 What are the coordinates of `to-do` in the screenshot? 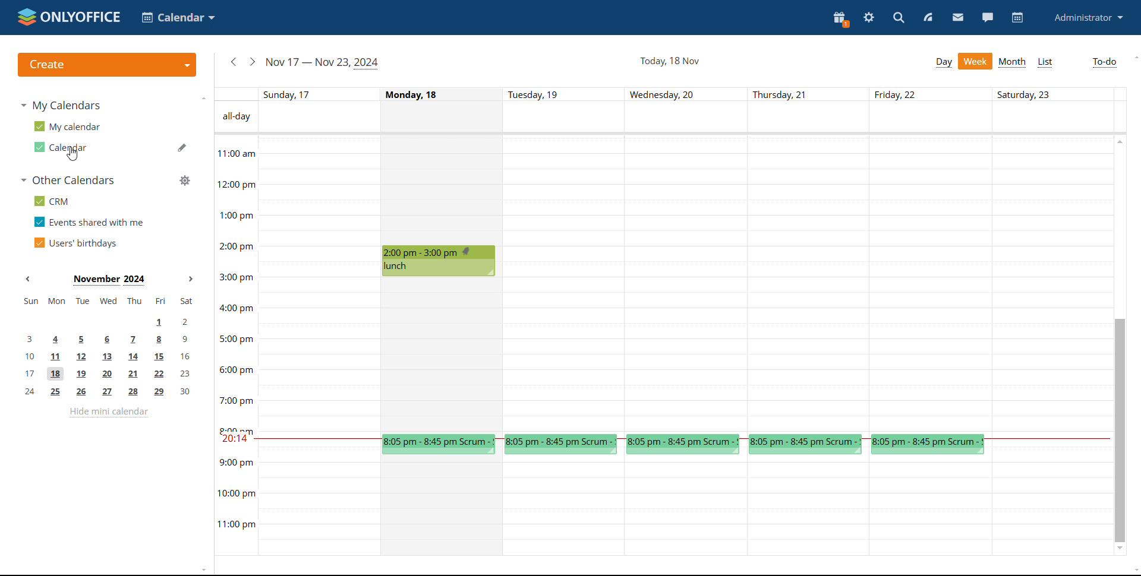 It's located at (1105, 62).